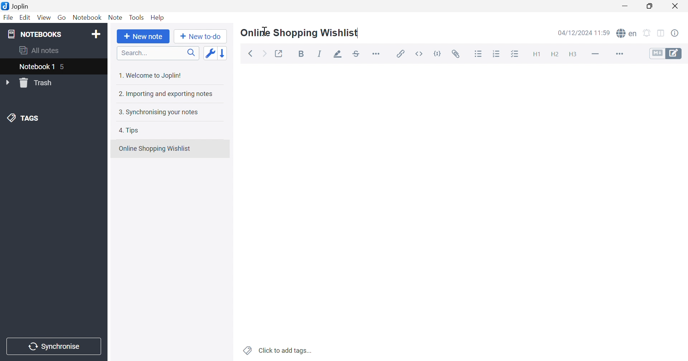 The image size is (688, 361). What do you see at coordinates (338, 55) in the screenshot?
I see `Highlight` at bounding box center [338, 55].